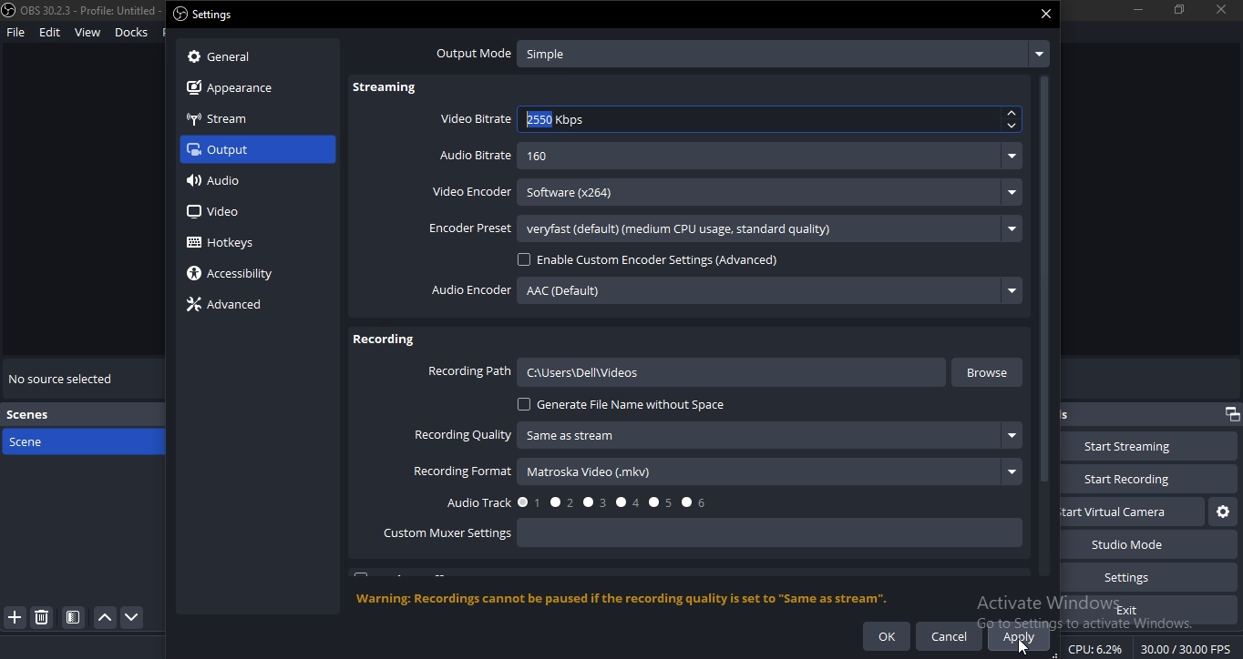 The width and height of the screenshot is (1243, 659). What do you see at coordinates (768, 229) in the screenshot?
I see `veryfast (default) (medium CPU usage. standard quality)` at bounding box center [768, 229].